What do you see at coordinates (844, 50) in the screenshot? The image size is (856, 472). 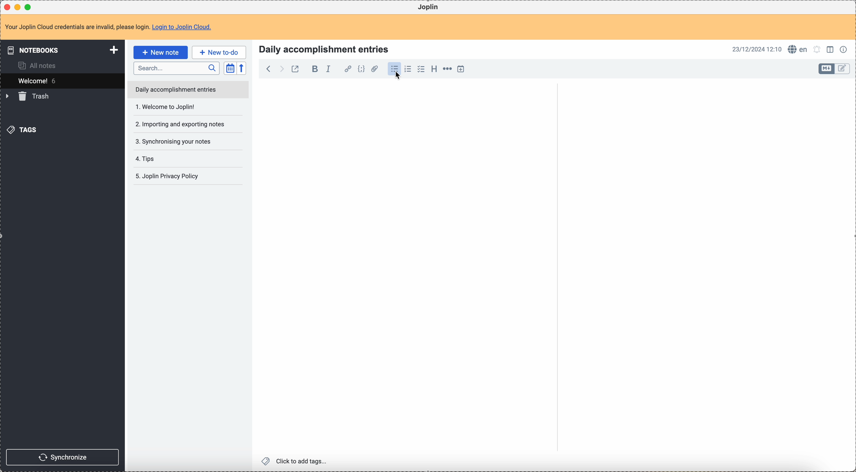 I see `note properties` at bounding box center [844, 50].